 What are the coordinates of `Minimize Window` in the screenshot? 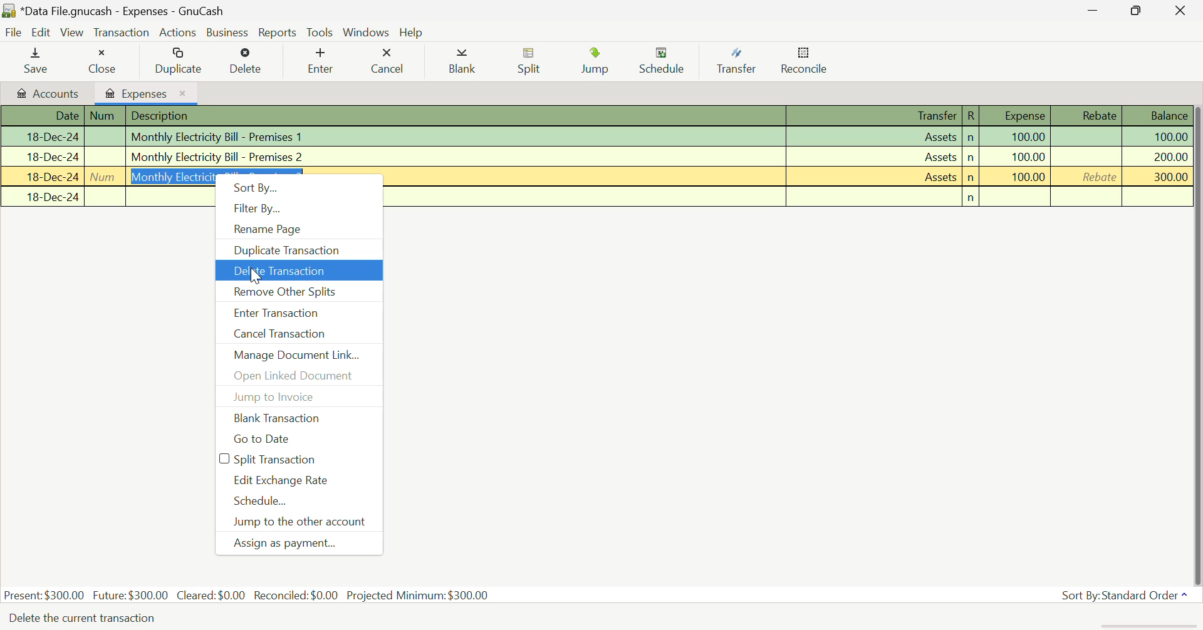 It's located at (1138, 11).